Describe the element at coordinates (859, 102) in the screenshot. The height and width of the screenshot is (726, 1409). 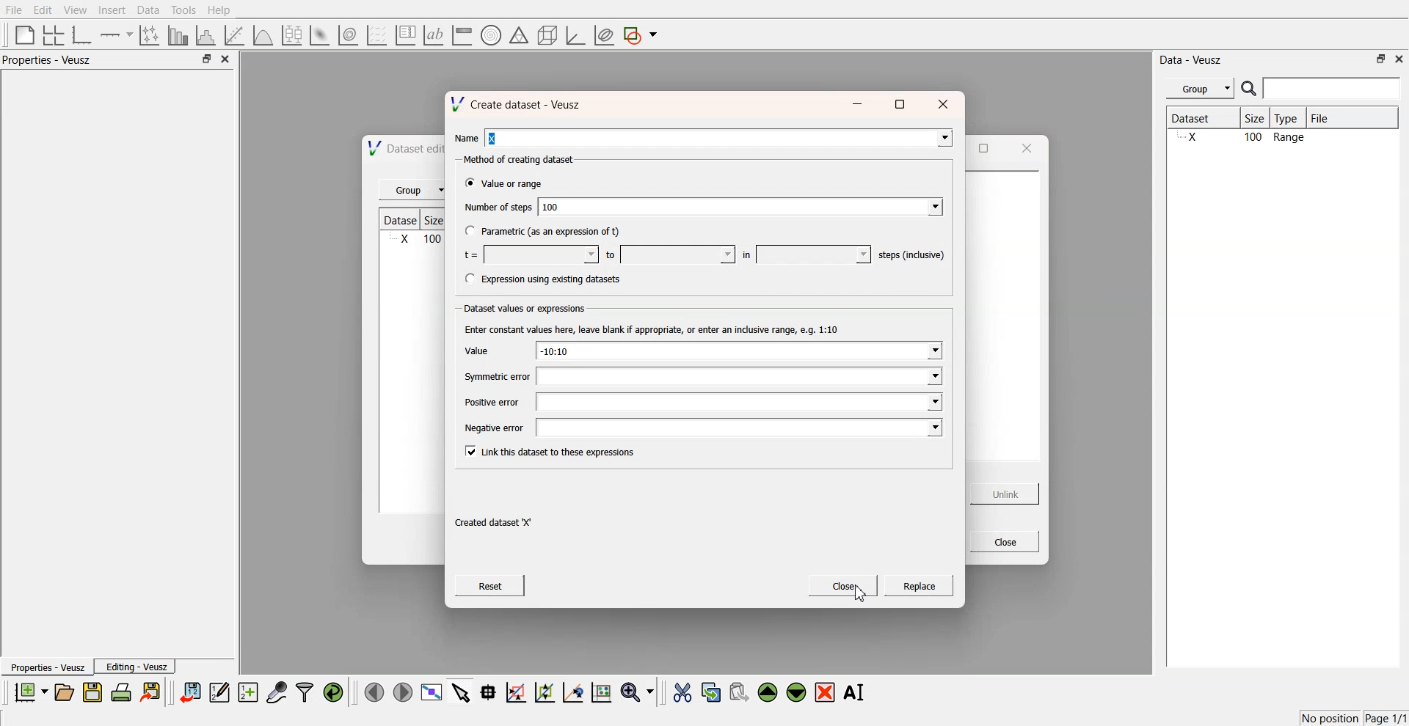
I see `minimise` at that location.